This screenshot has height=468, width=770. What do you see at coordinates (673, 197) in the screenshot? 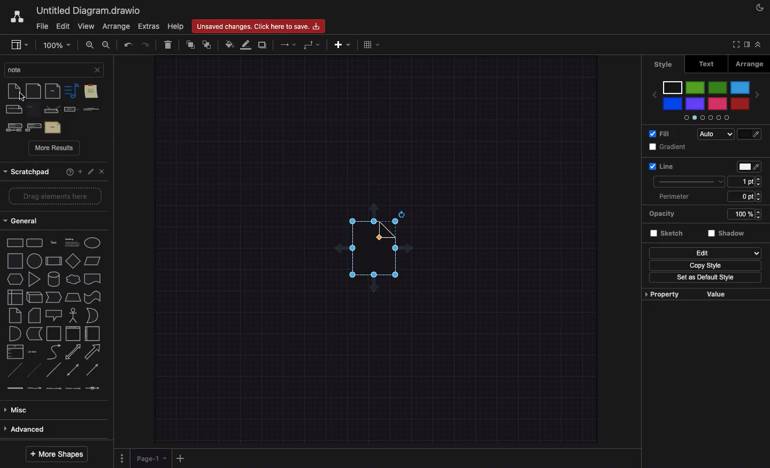
I see `Perimeter` at bounding box center [673, 197].